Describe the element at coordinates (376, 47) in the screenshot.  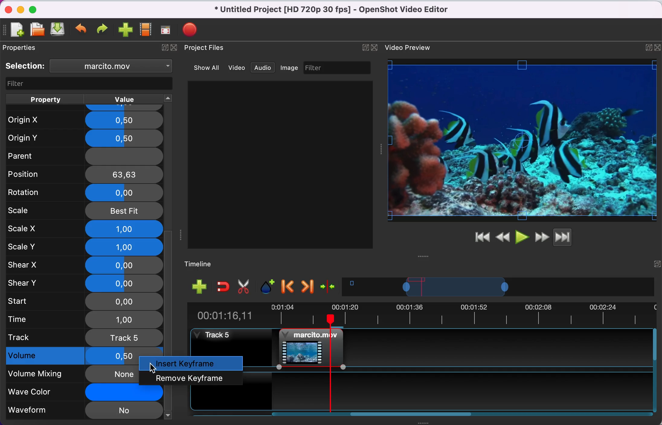
I see `close` at that location.